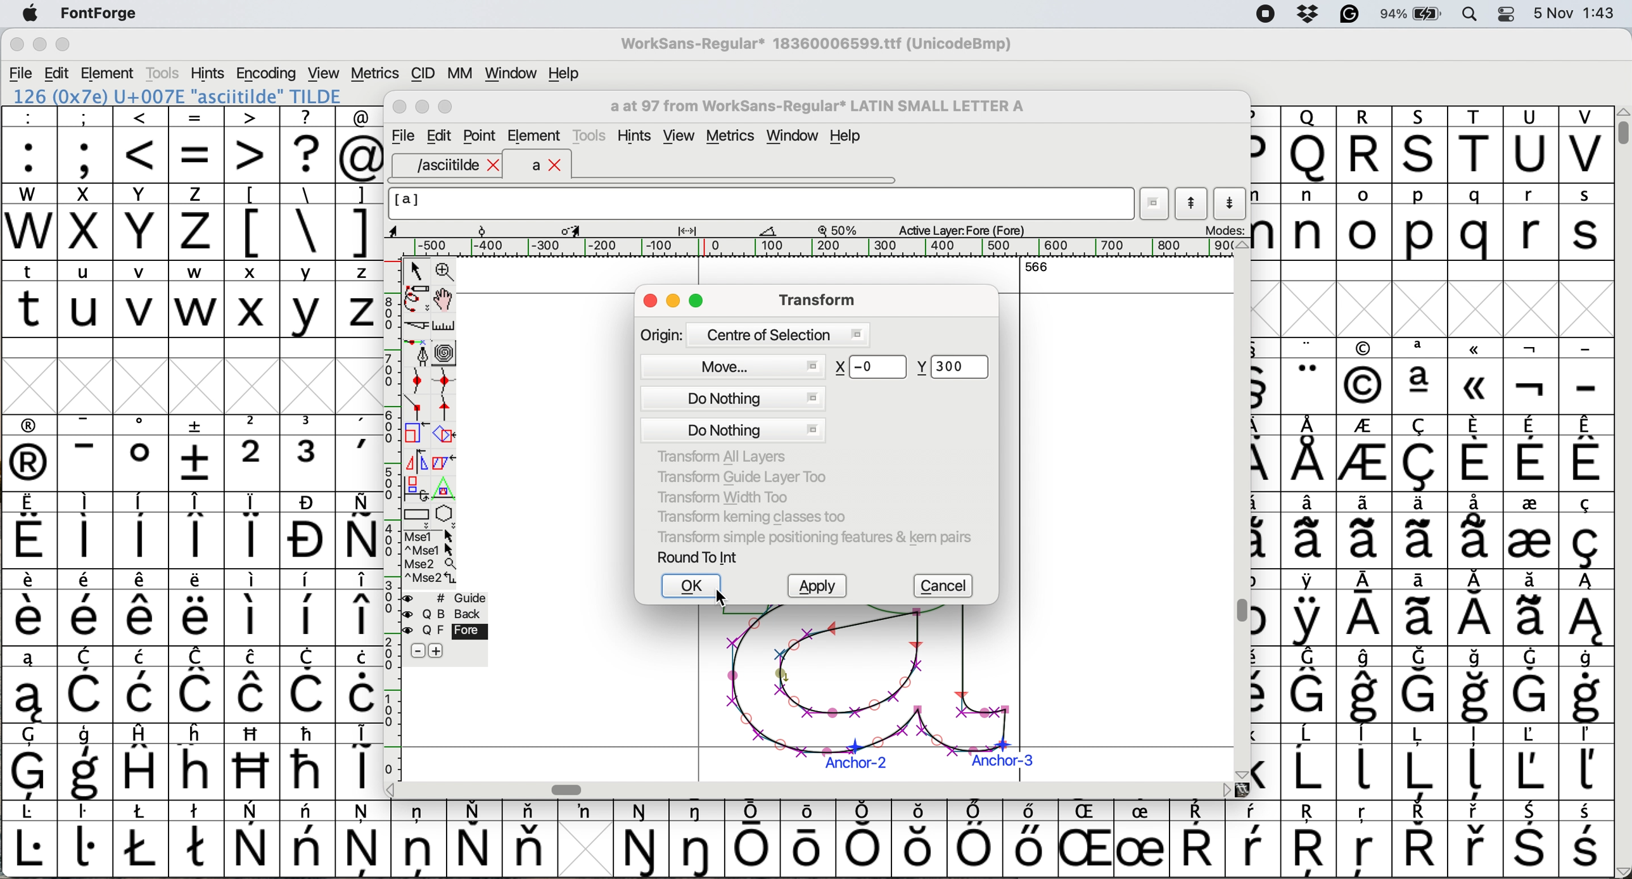 This screenshot has height=879, width=1632. What do you see at coordinates (253, 453) in the screenshot?
I see `2` at bounding box center [253, 453].